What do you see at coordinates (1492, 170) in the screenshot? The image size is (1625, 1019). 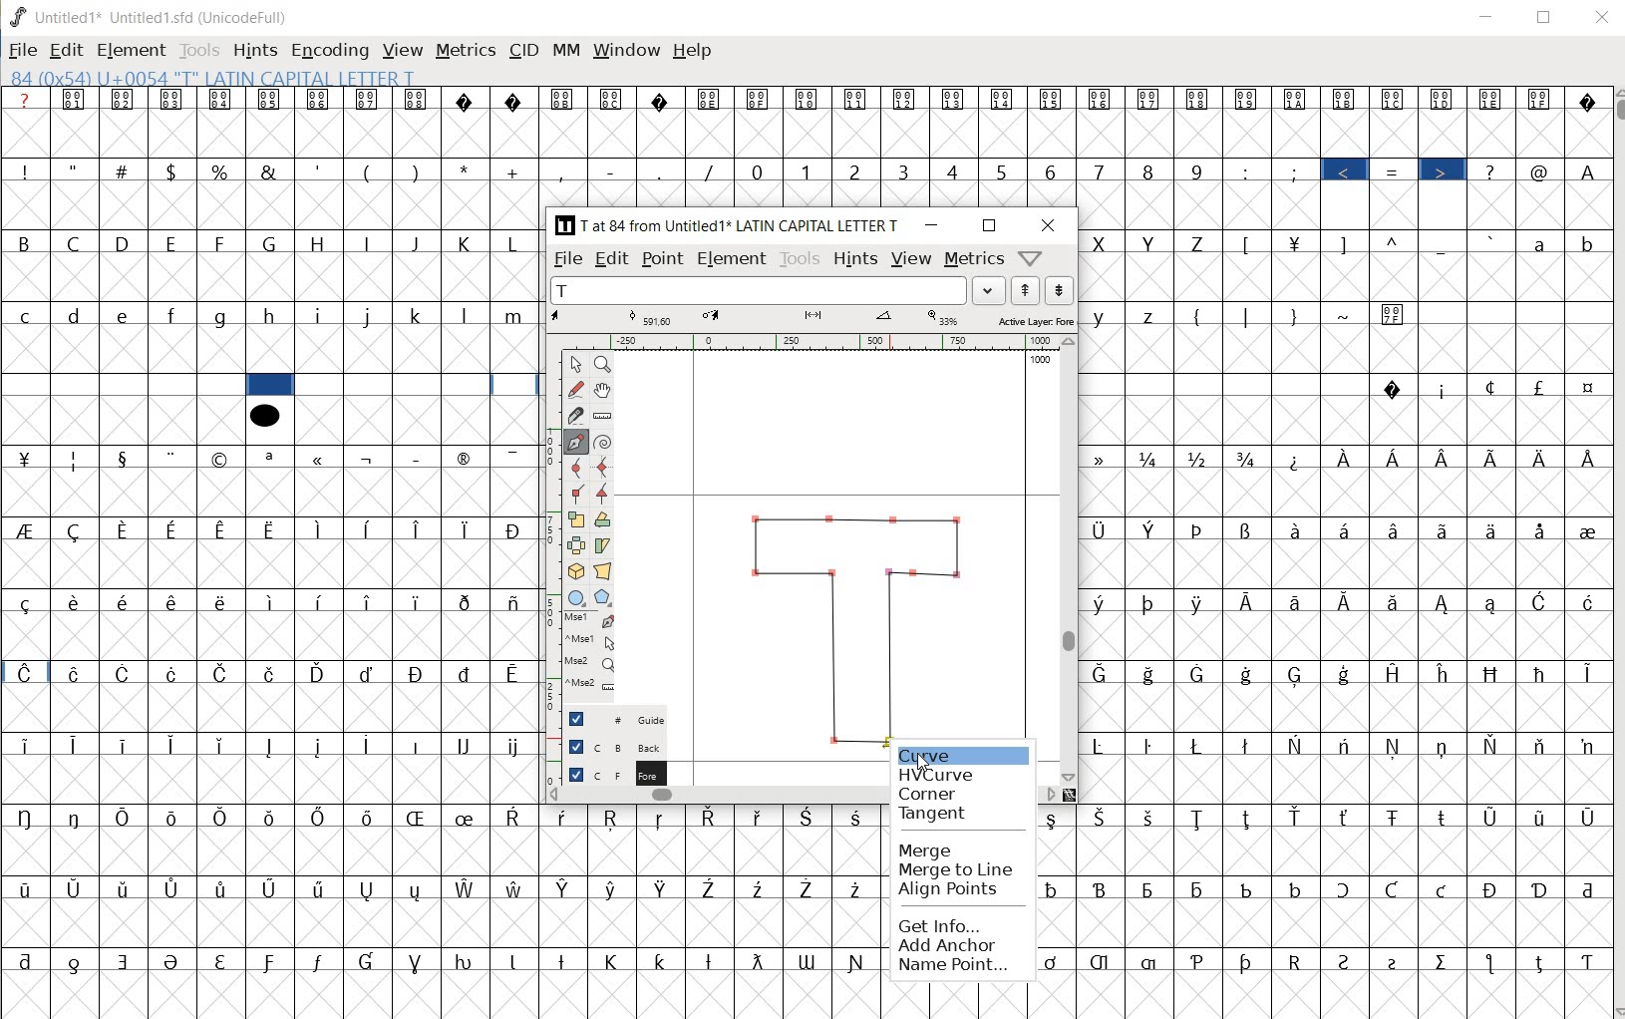 I see `?` at bounding box center [1492, 170].